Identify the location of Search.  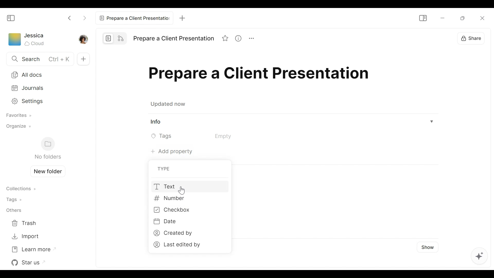
(39, 59).